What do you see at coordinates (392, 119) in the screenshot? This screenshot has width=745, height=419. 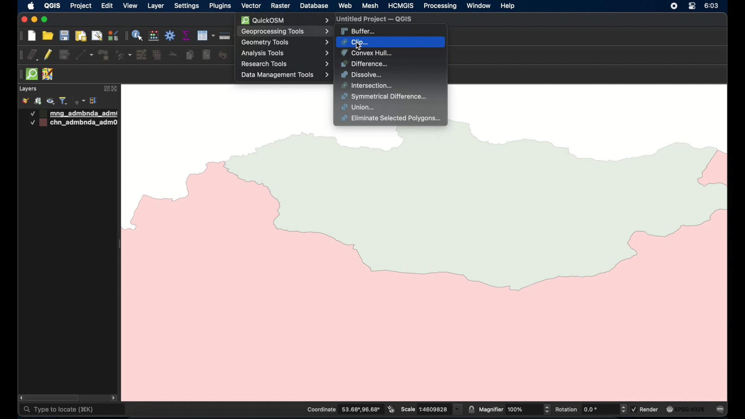 I see `eliminate selected polygons` at bounding box center [392, 119].